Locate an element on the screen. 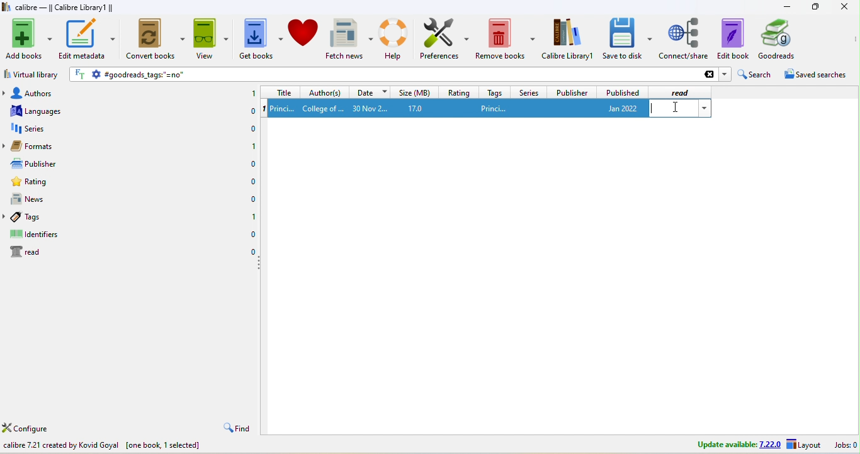  17.0 is located at coordinates (419, 108).